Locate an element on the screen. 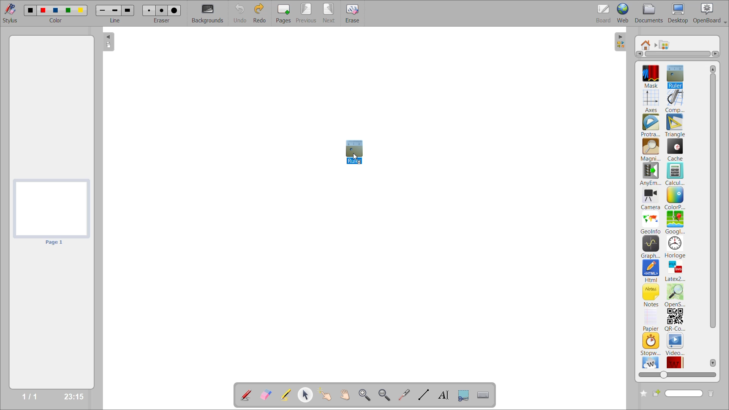 Image resolution: width=729 pixels, height=410 pixels. color 1 is located at coordinates (28, 10).